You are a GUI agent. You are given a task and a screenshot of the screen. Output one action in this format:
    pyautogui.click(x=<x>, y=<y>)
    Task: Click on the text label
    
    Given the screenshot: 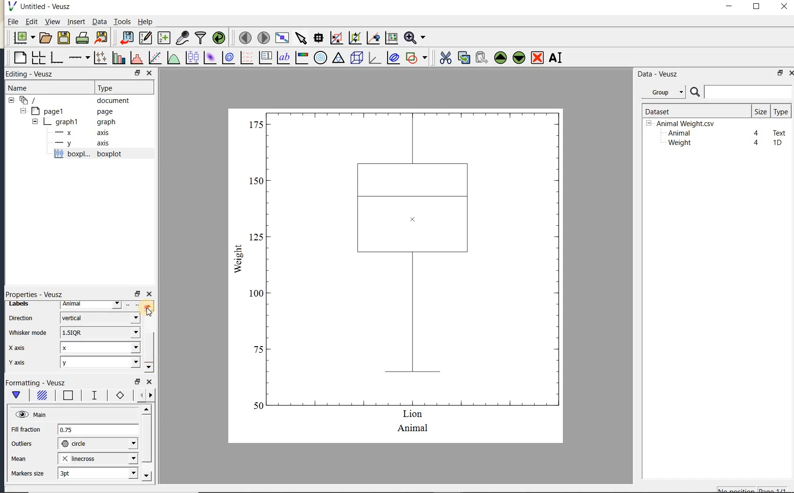 What is the action you would take?
    pyautogui.click(x=283, y=59)
    